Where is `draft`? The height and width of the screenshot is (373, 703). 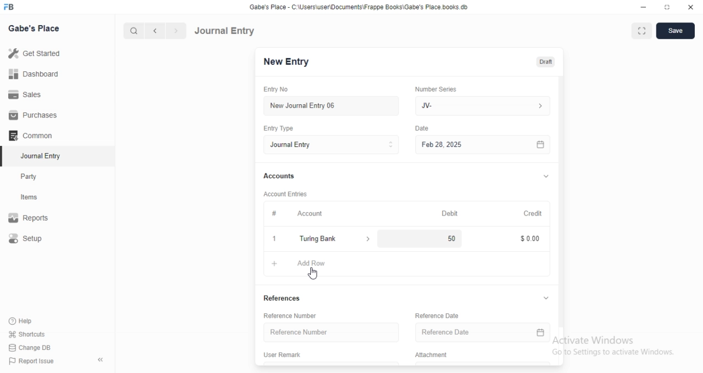
draft is located at coordinates (545, 63).